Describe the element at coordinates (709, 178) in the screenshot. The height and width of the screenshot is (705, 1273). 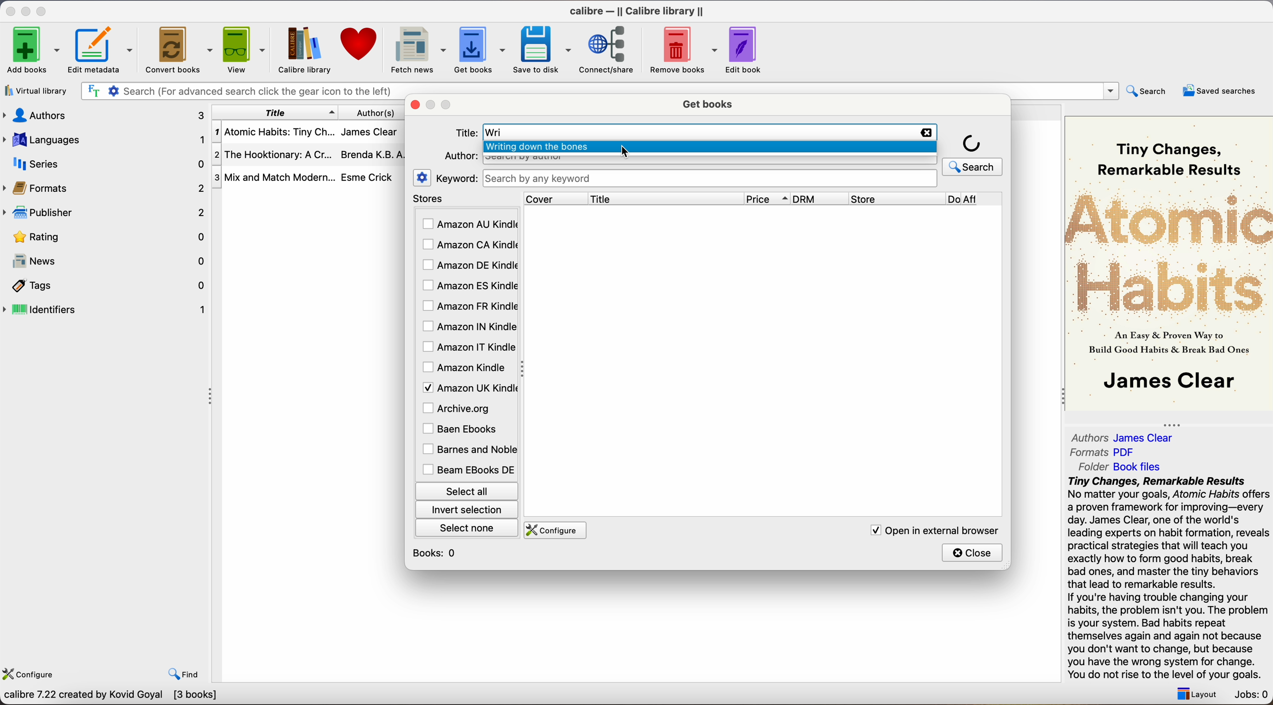
I see `search bar` at that location.